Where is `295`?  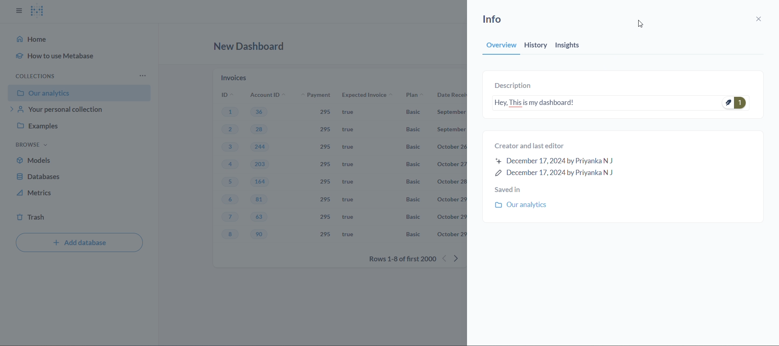
295 is located at coordinates (325, 165).